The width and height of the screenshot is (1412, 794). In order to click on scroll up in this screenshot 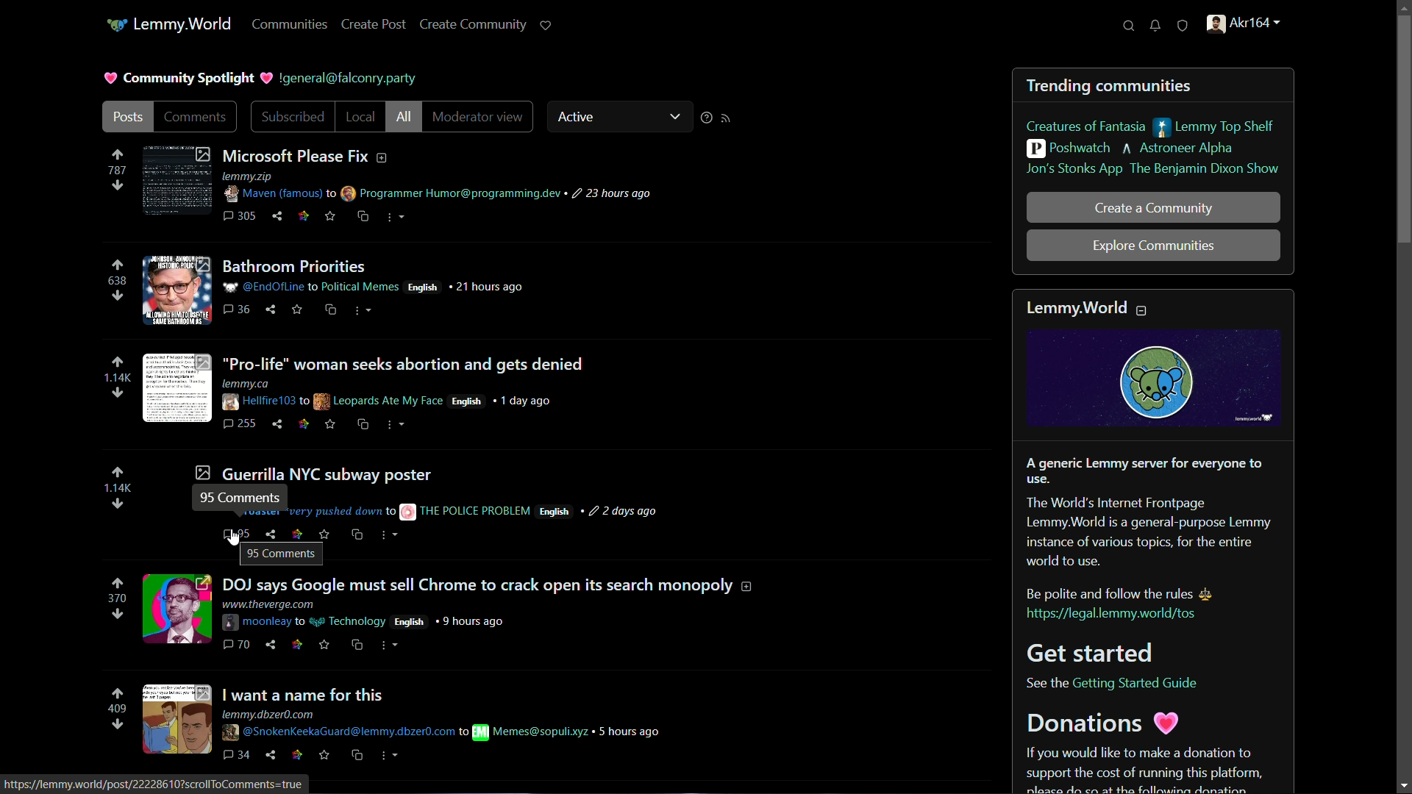, I will do `click(1402, 9)`.